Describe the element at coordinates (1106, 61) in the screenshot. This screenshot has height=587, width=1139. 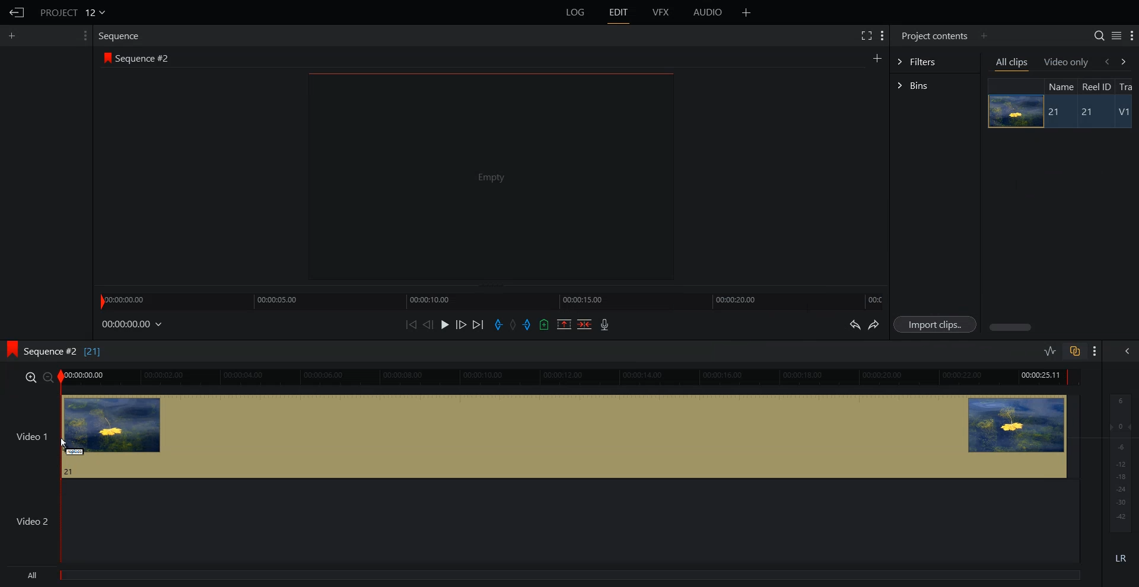
I see `backward` at that location.